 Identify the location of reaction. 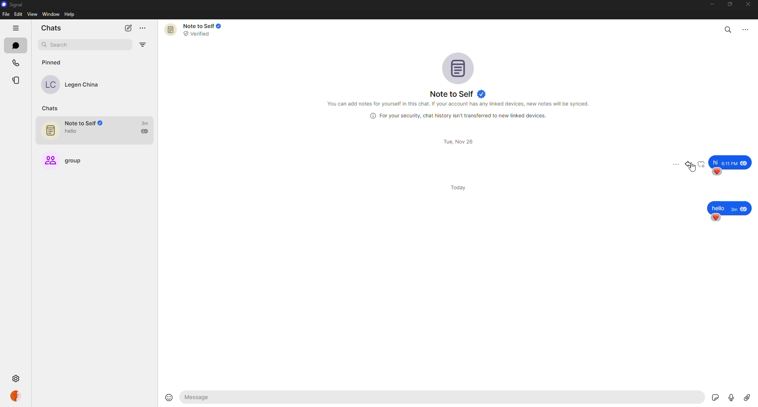
(715, 218).